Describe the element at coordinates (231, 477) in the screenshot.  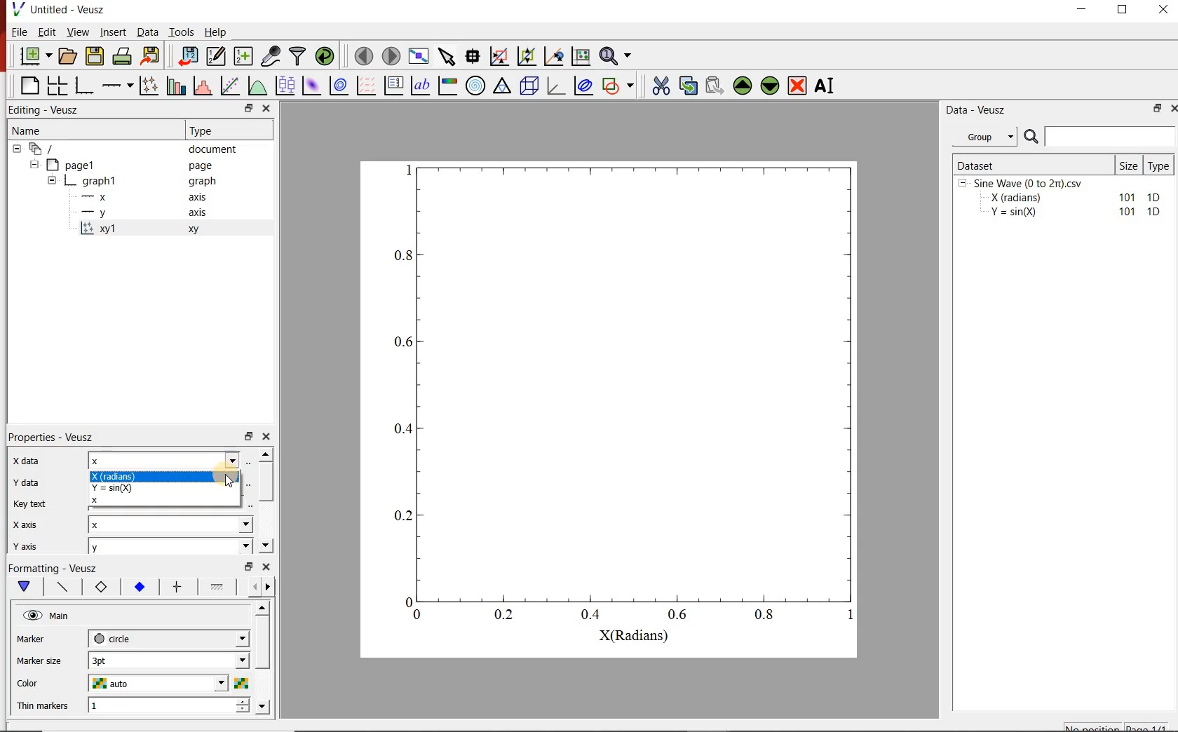
I see `Cursor` at that location.